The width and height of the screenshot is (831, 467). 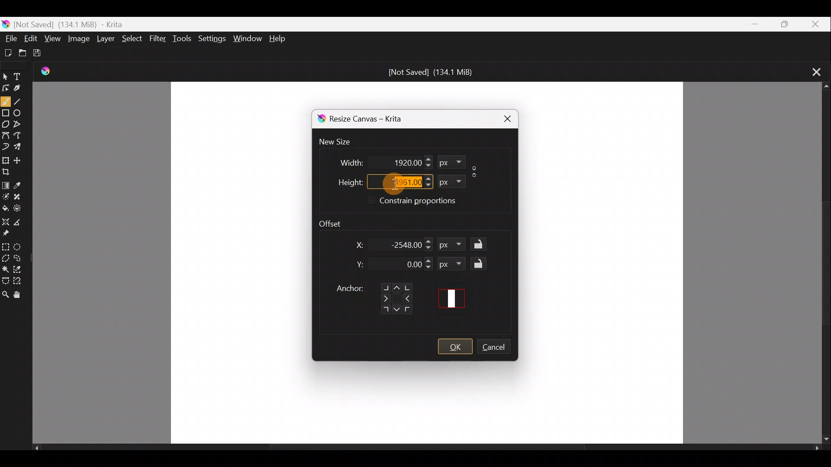 I want to click on Bezier curve tool, so click(x=6, y=134).